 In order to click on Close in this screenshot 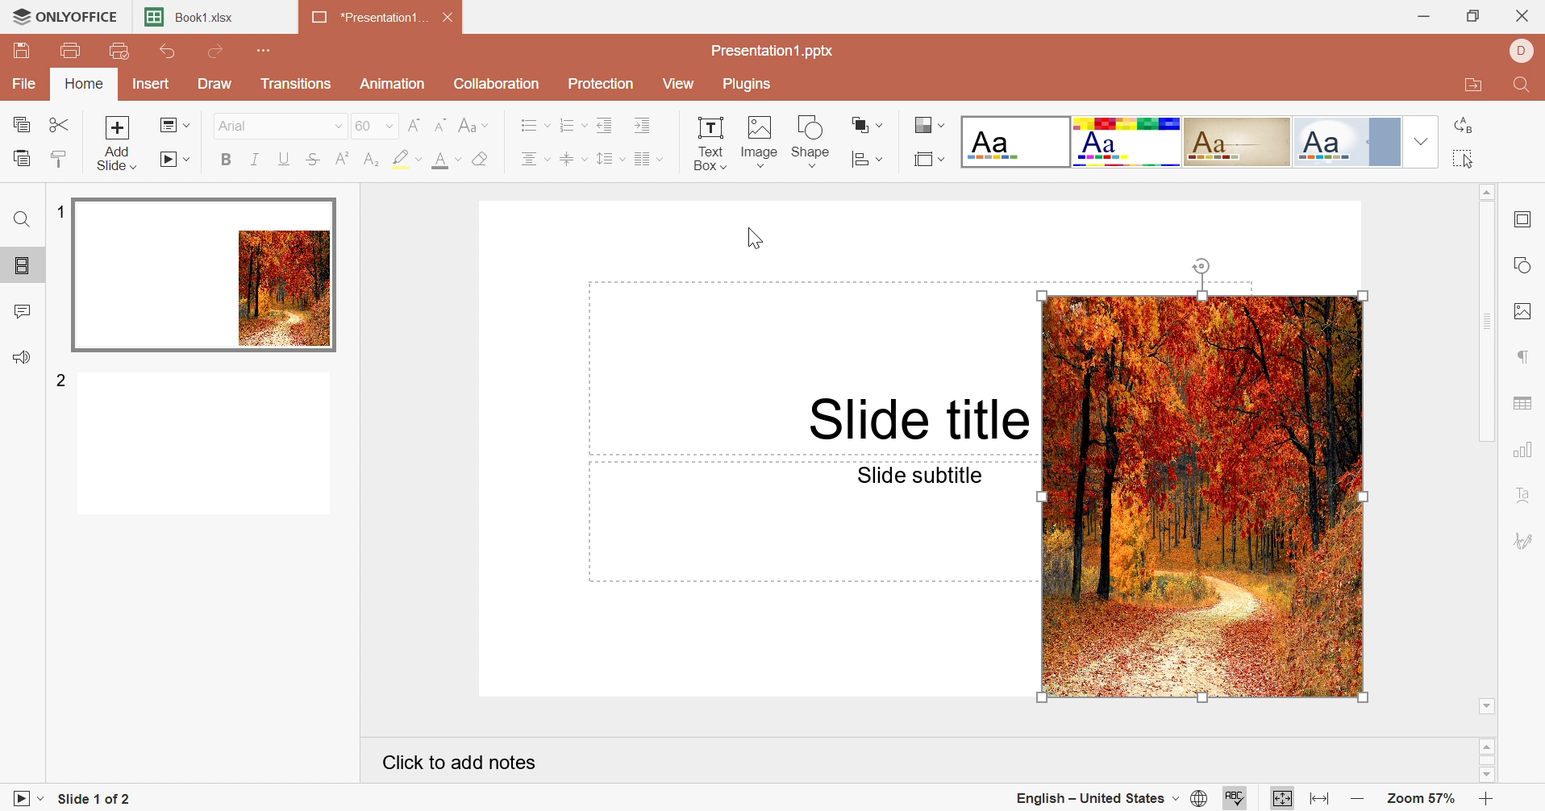, I will do `click(451, 19)`.